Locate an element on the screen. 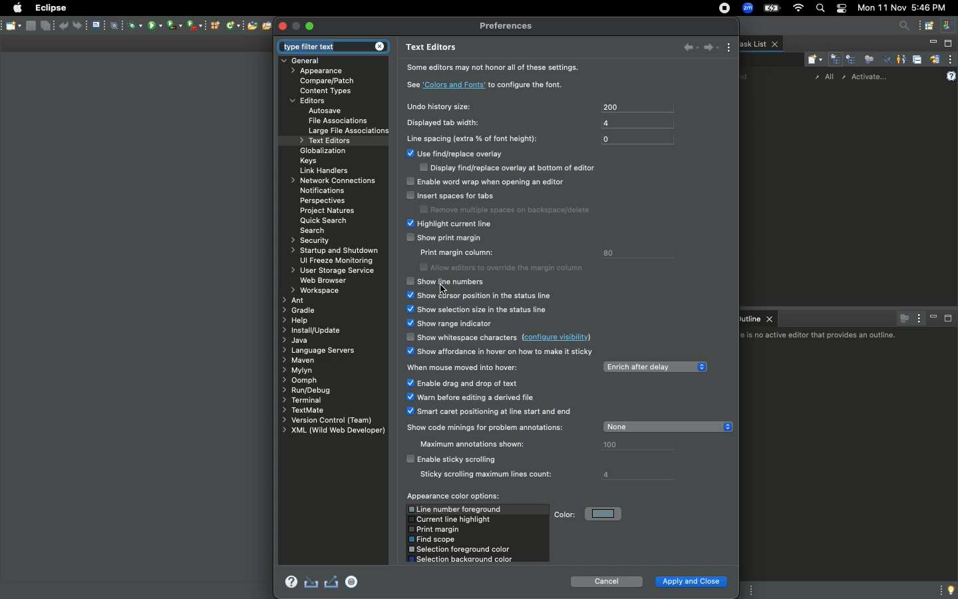  Forward is located at coordinates (710, 48).